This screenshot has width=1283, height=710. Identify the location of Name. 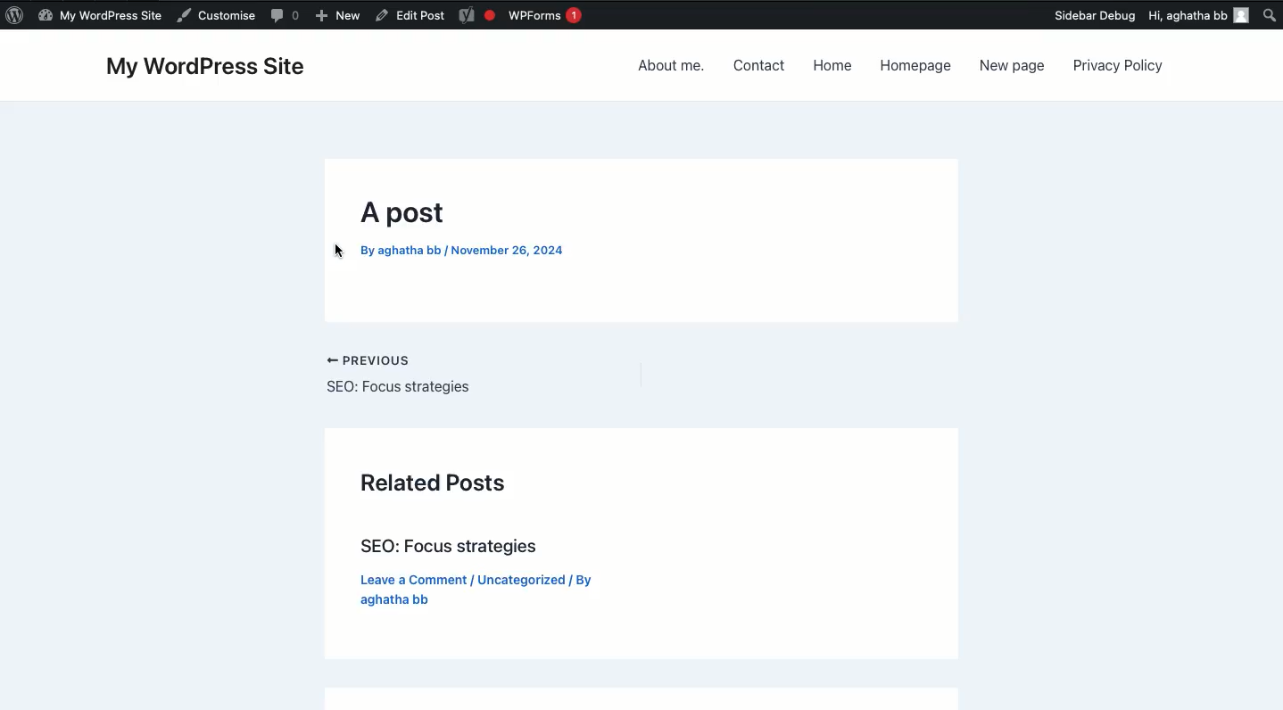
(98, 16).